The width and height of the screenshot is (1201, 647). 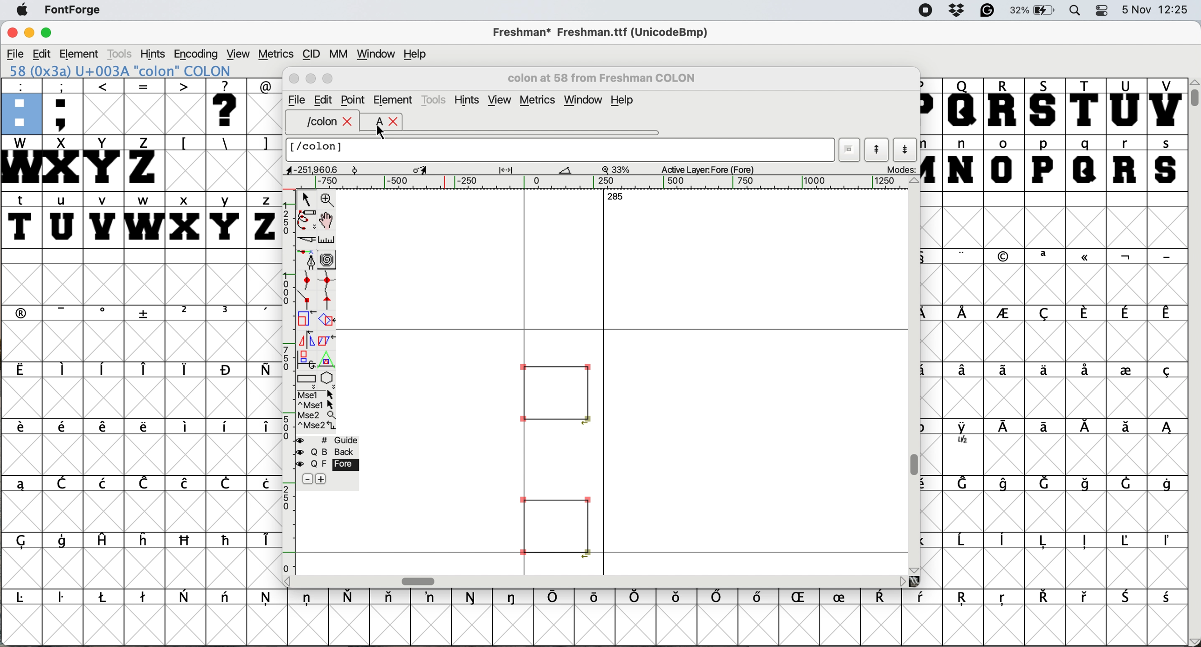 I want to click on symbol, so click(x=144, y=427).